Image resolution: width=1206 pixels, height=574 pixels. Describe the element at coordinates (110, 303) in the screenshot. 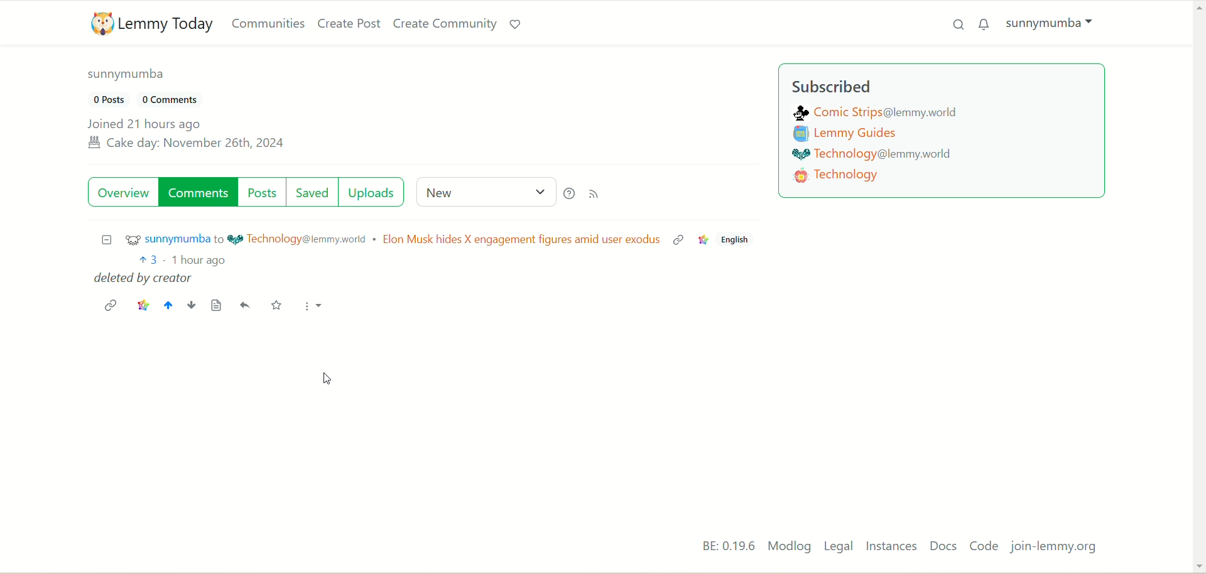

I see `link` at that location.